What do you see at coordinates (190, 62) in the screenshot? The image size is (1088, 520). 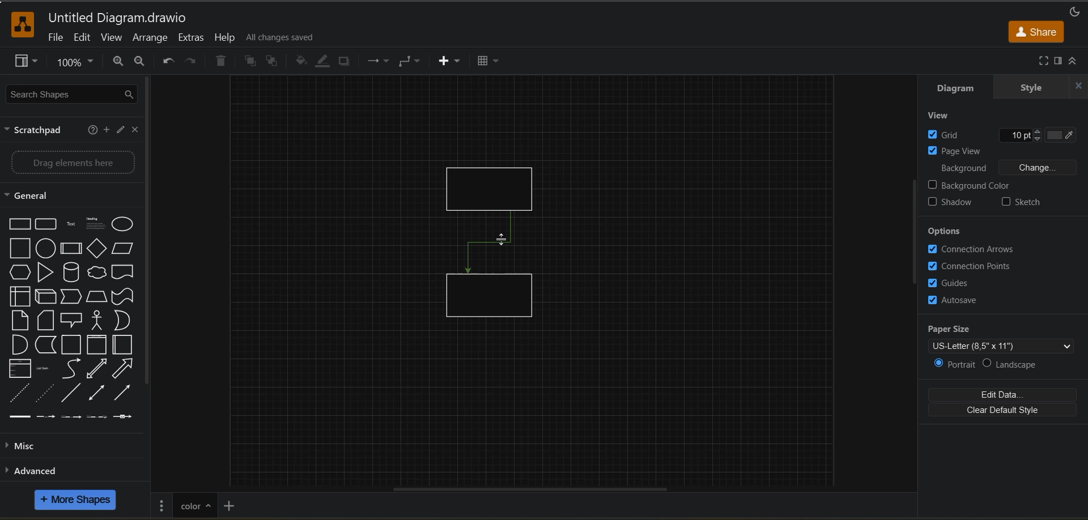 I see `redo` at bounding box center [190, 62].